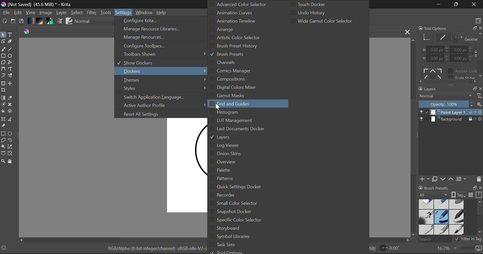 The image size is (483, 254). Describe the element at coordinates (106, 13) in the screenshot. I see `Tools` at that location.